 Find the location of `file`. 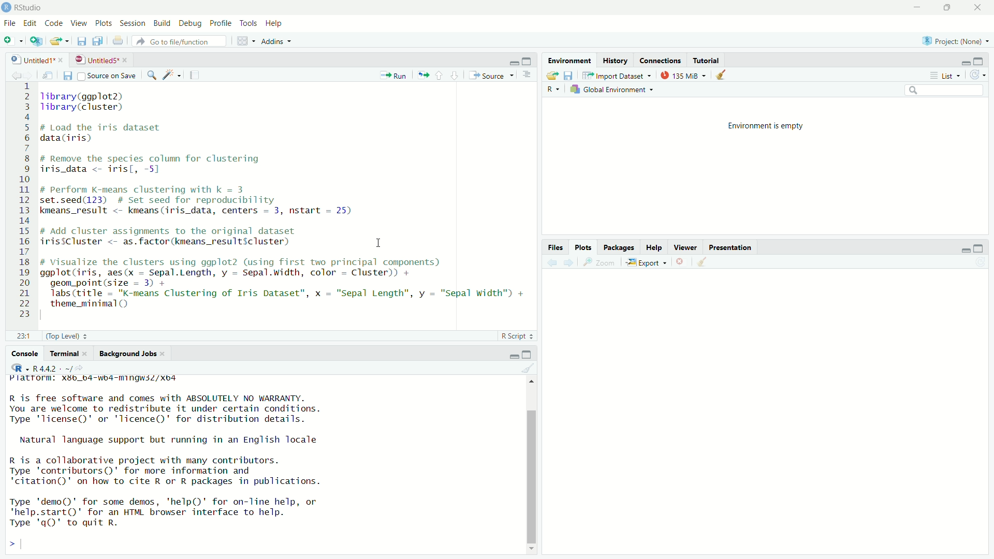

file is located at coordinates (9, 23).